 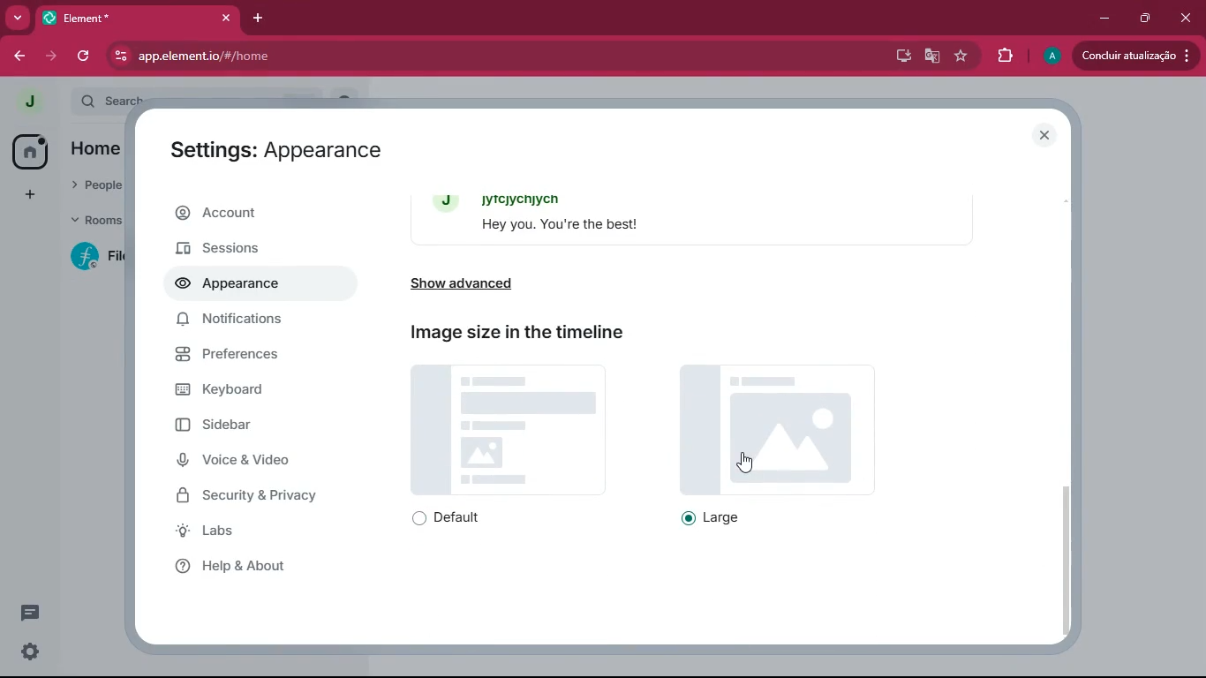 I want to click on Element*, so click(x=126, y=17).